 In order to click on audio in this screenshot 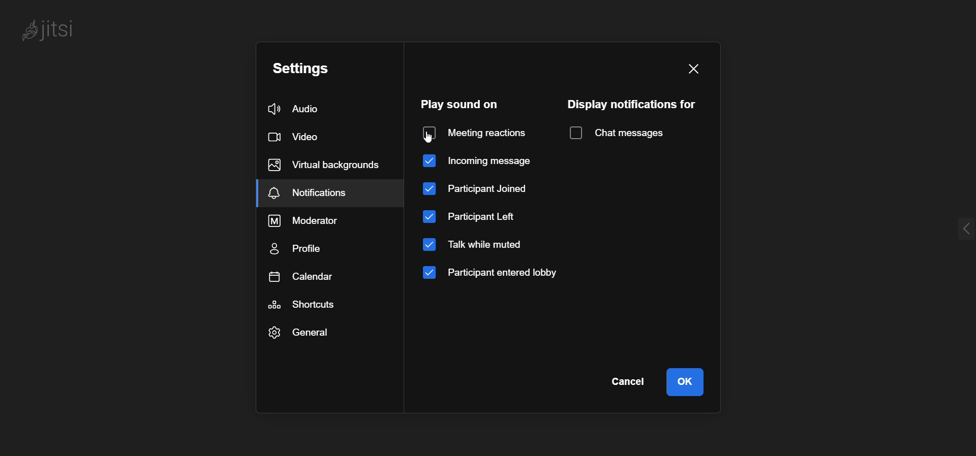, I will do `click(296, 108)`.